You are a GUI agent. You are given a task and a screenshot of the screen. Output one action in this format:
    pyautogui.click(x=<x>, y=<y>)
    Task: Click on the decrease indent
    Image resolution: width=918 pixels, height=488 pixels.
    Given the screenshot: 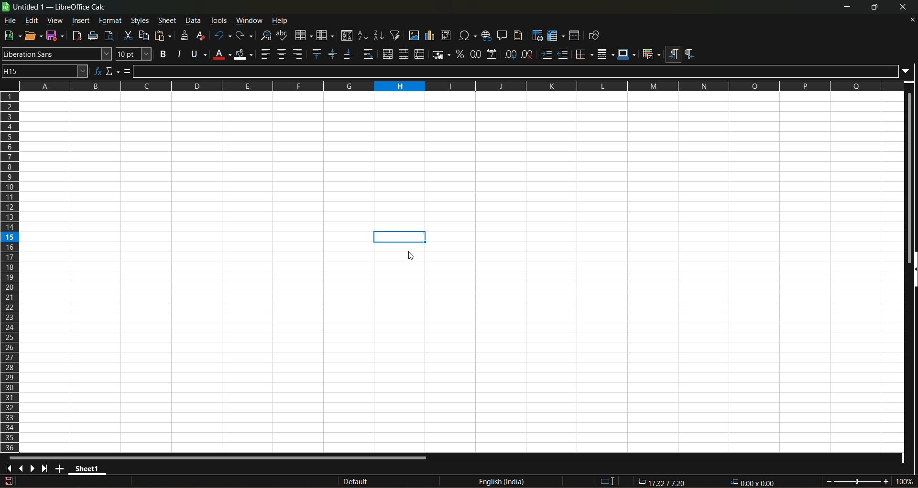 What is the action you would take?
    pyautogui.click(x=563, y=53)
    